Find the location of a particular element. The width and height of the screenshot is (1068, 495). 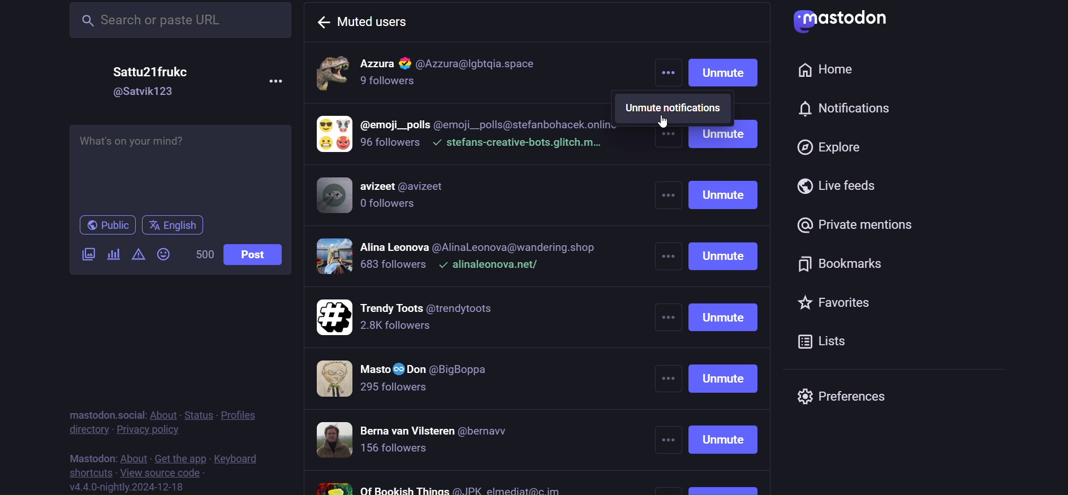

muted accounts 4 is located at coordinates (459, 258).